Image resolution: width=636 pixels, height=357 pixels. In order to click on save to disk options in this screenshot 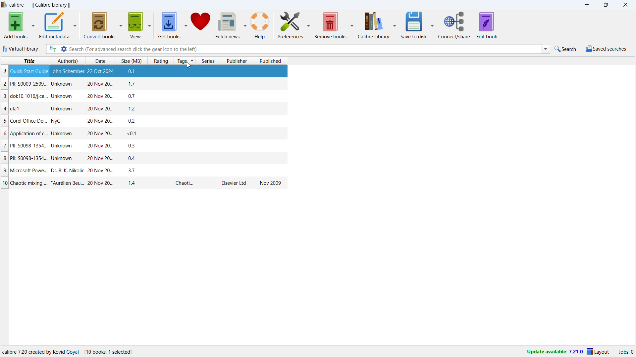, I will do `click(432, 25)`.